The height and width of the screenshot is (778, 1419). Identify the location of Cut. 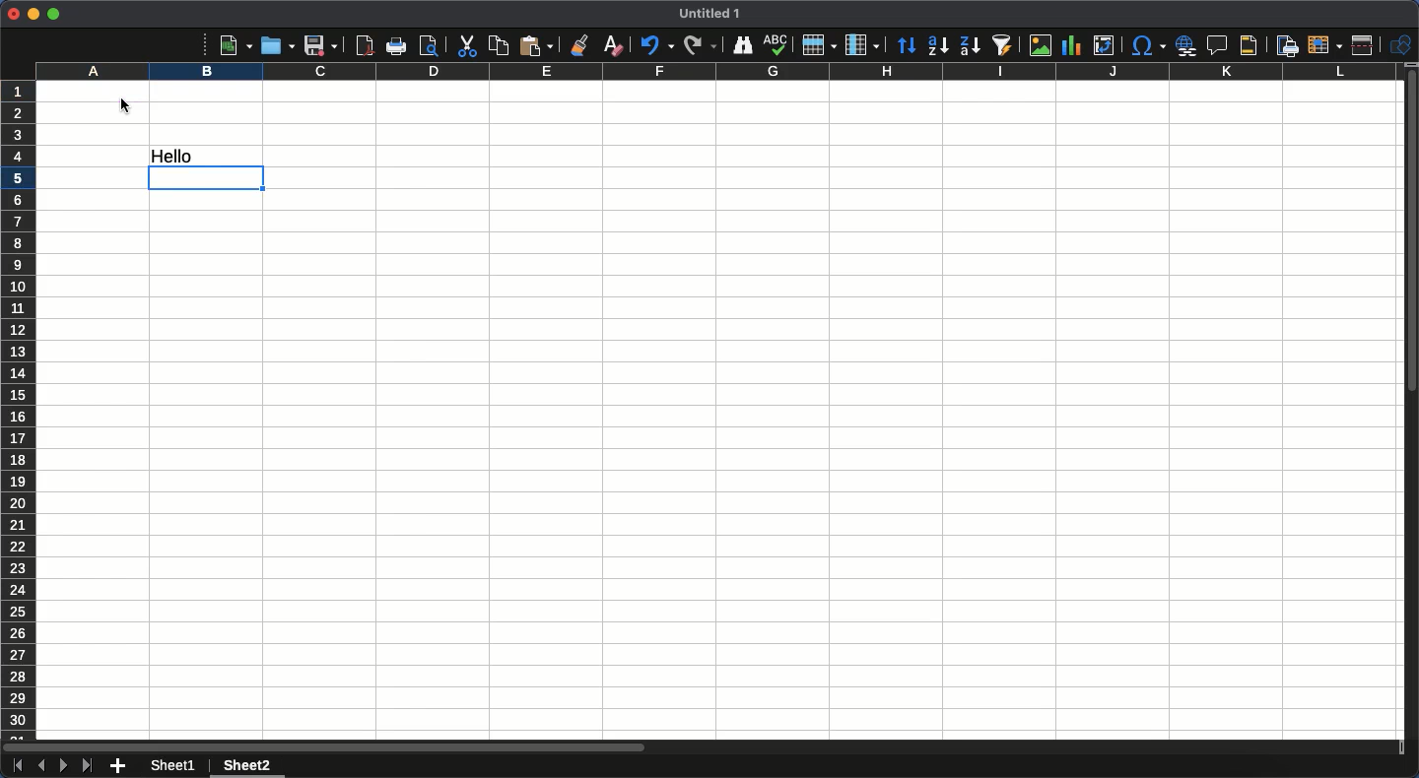
(465, 46).